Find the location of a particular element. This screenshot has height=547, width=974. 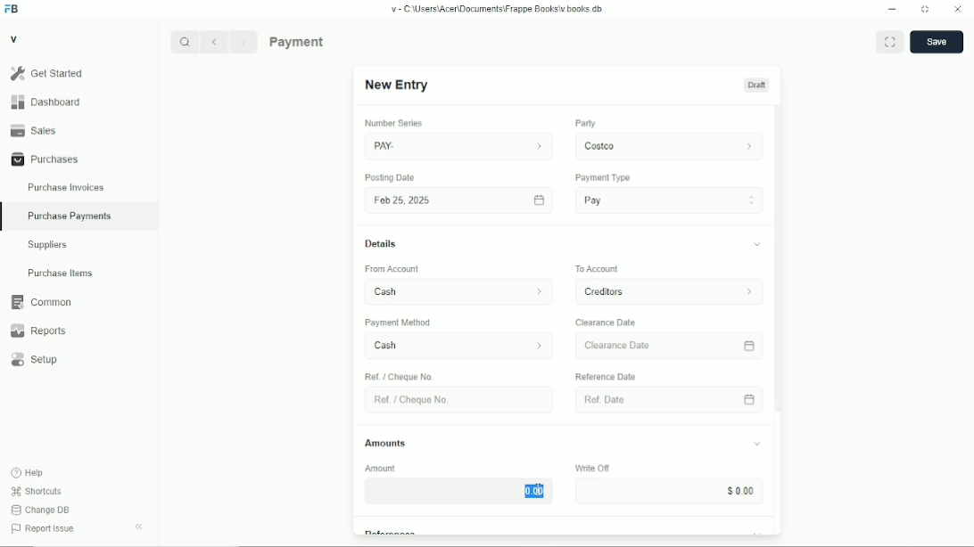

Next is located at coordinates (244, 42).